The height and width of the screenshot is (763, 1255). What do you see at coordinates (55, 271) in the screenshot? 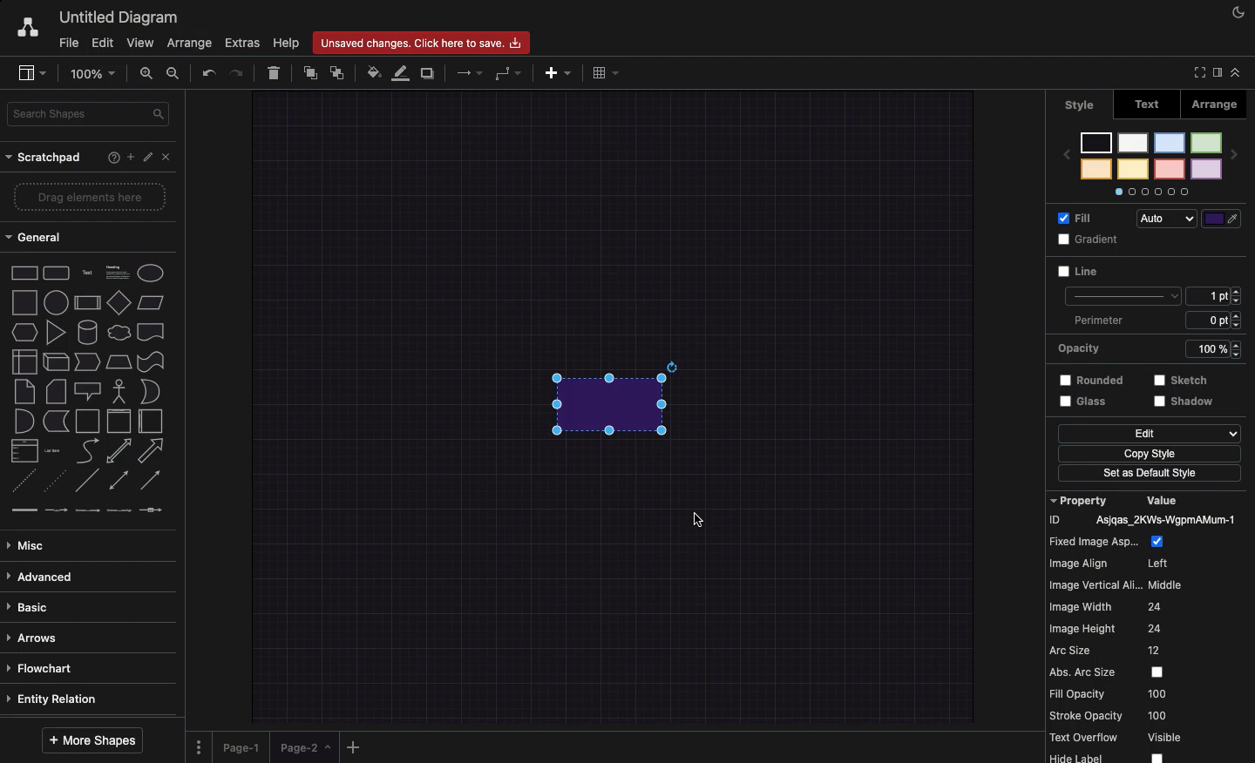
I see `rounded rectangle` at bounding box center [55, 271].